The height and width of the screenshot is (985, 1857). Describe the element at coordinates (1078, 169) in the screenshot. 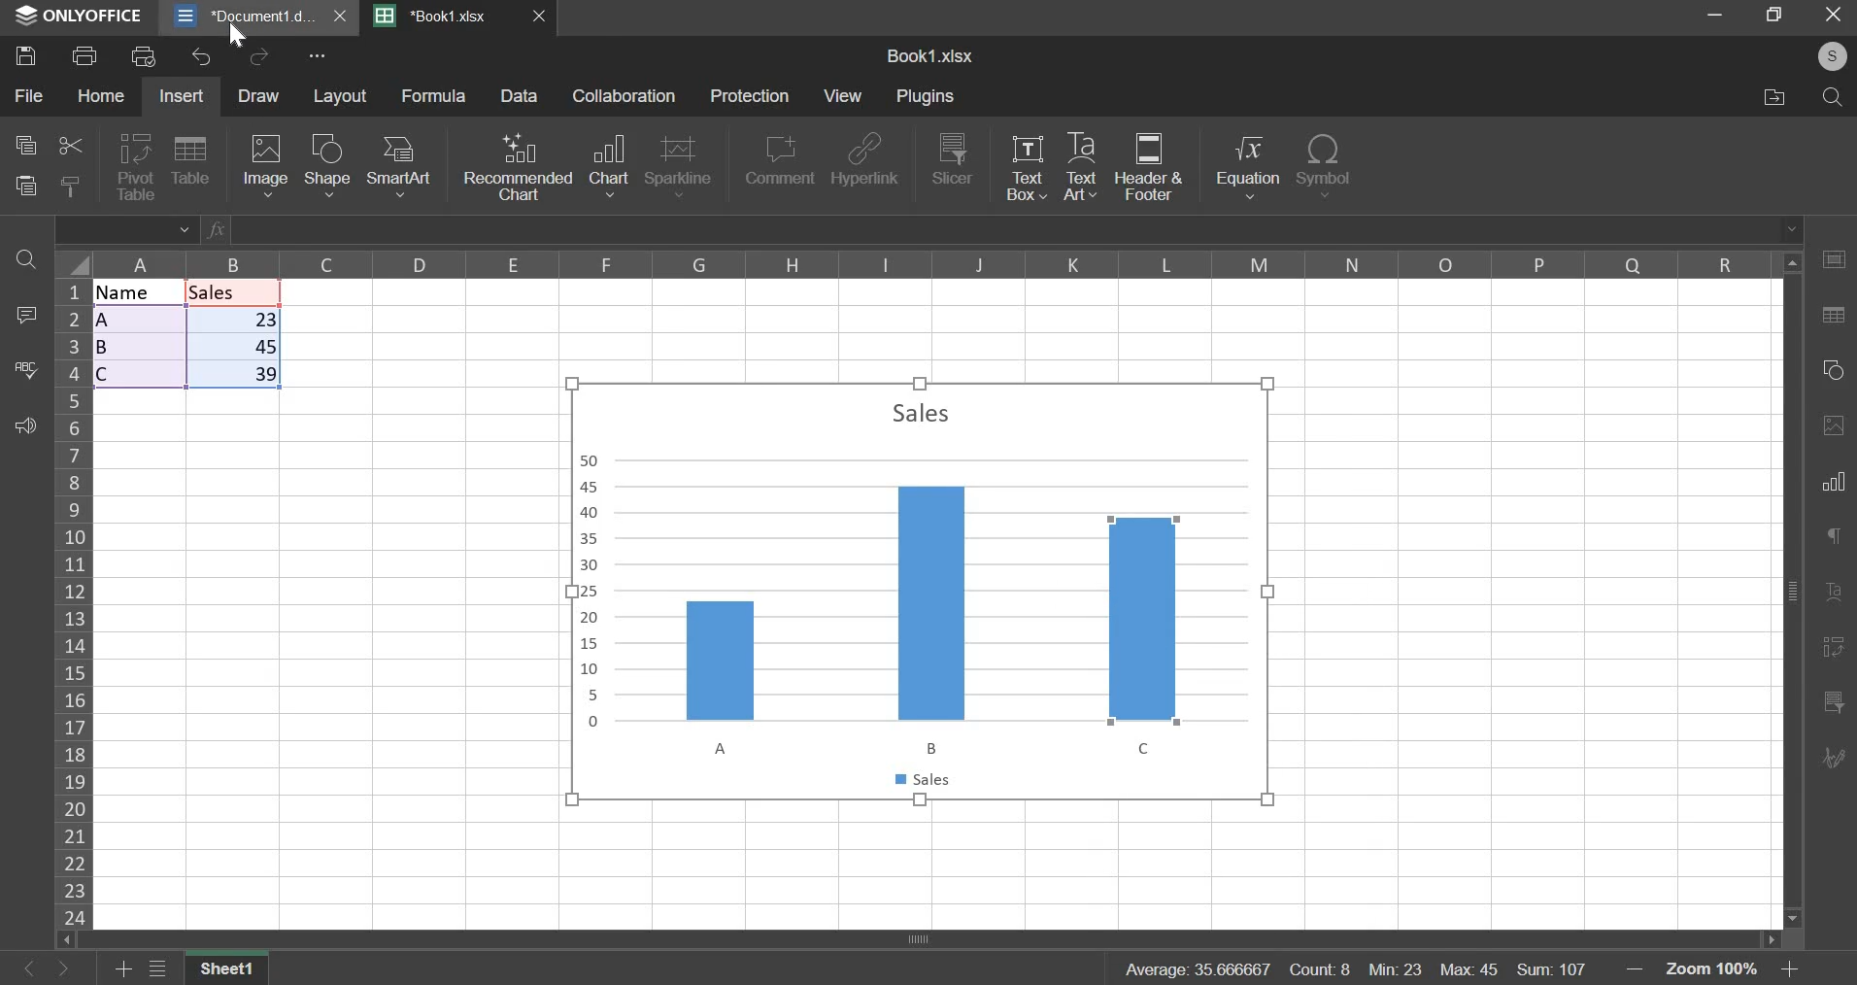

I see `text art` at that location.